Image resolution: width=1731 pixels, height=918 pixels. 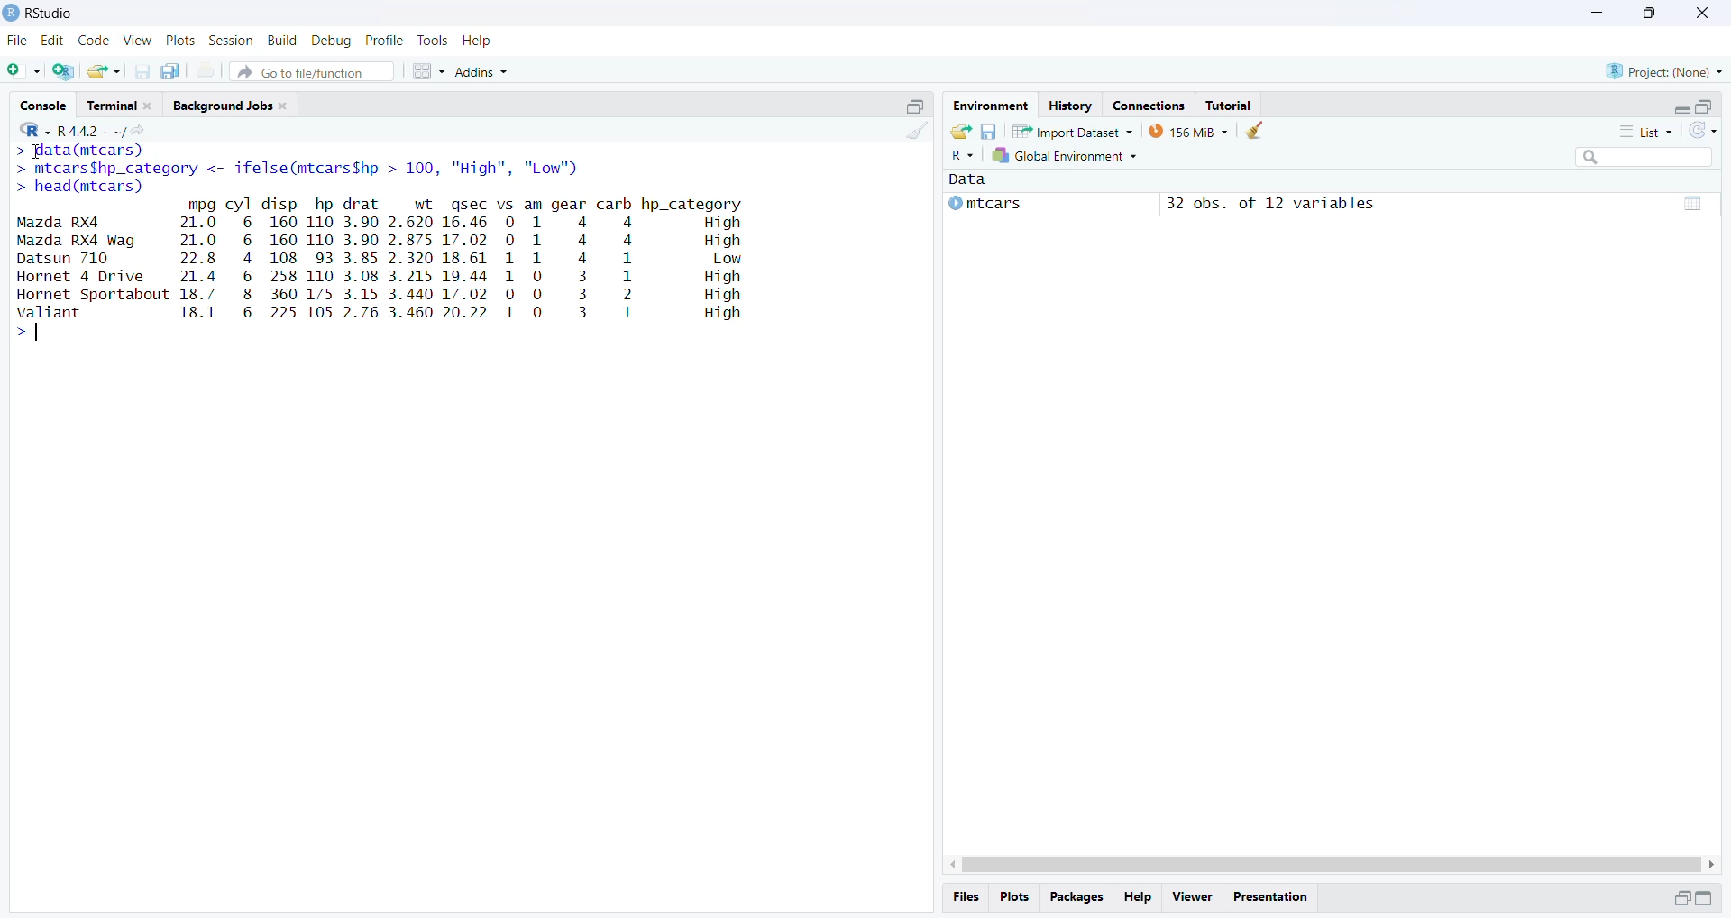 What do you see at coordinates (1188, 131) in the screenshot?
I see `135 MiB` at bounding box center [1188, 131].